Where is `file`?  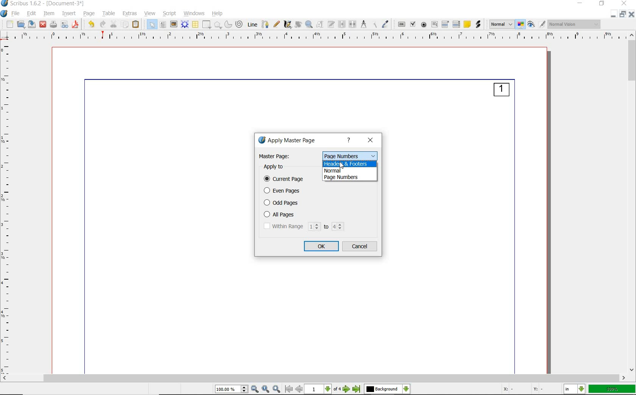
file is located at coordinates (16, 14).